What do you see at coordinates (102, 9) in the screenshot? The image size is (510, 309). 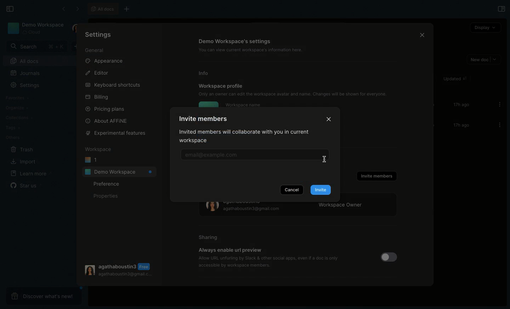 I see `All docs` at bounding box center [102, 9].